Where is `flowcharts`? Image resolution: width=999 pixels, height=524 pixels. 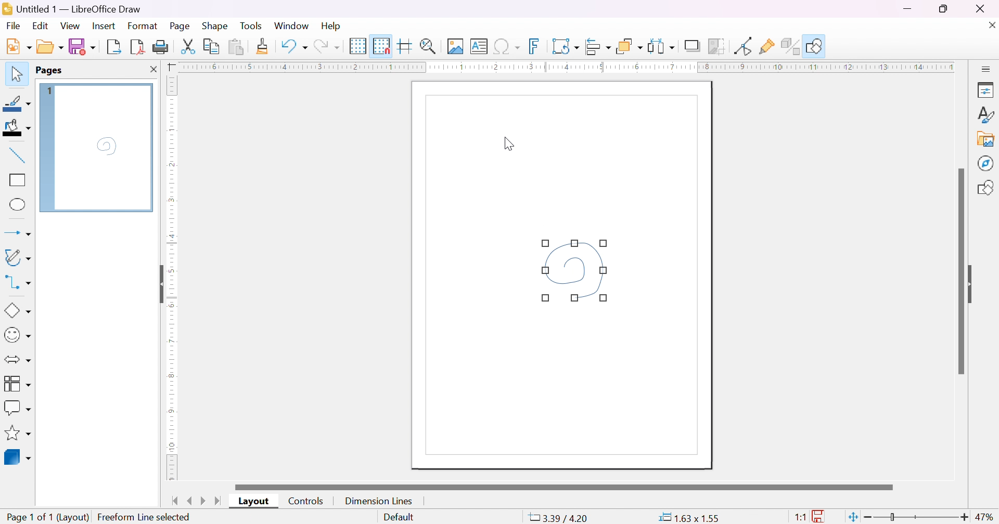
flowcharts is located at coordinates (16, 383).